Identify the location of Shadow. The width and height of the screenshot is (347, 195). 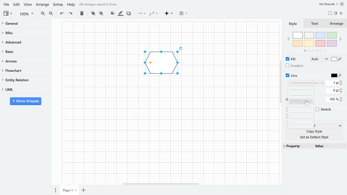
(130, 14).